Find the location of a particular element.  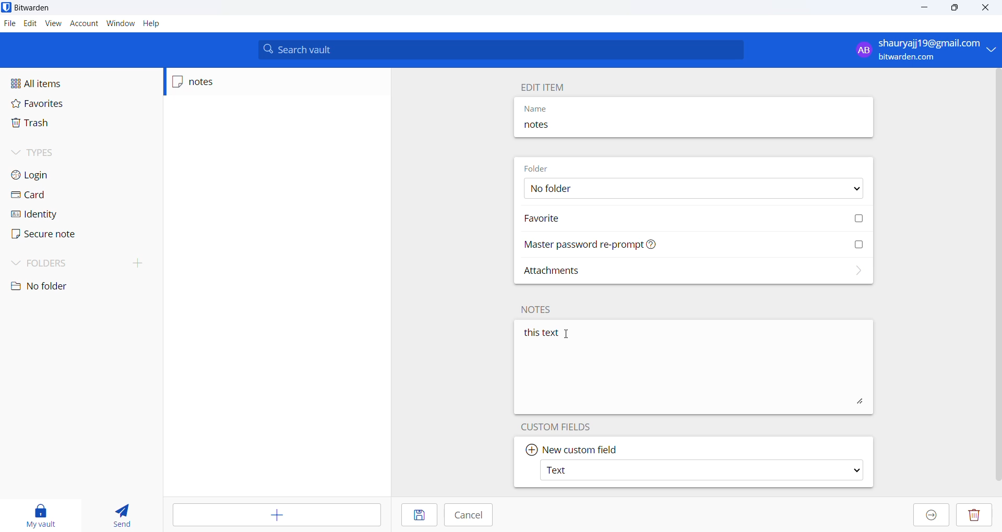

bitwarden is located at coordinates (31, 7).